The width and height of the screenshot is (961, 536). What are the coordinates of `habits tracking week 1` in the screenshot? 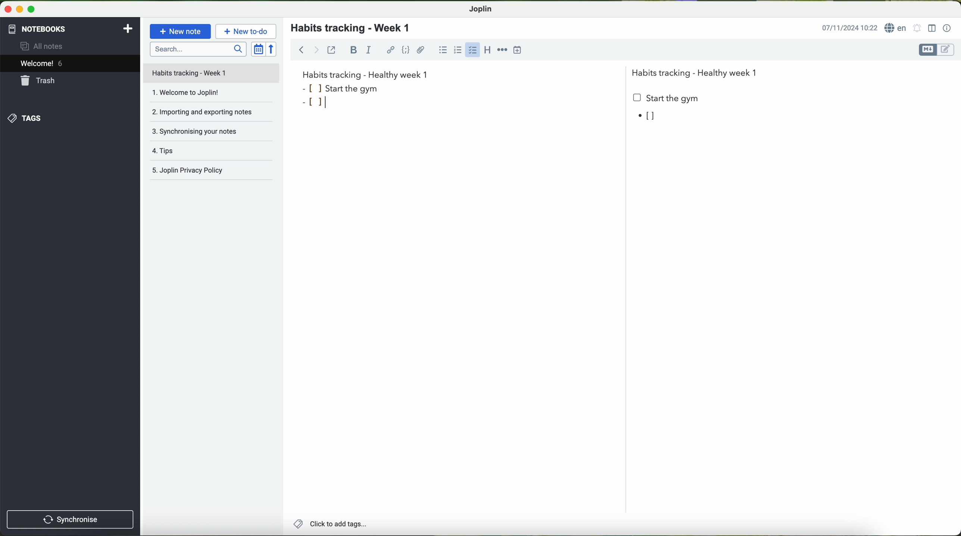 It's located at (365, 74).